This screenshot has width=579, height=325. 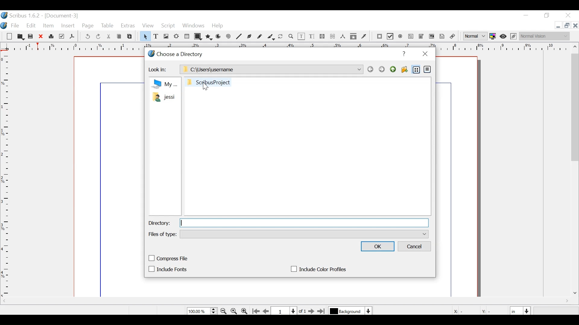 I want to click on Rotate item, so click(x=281, y=37).